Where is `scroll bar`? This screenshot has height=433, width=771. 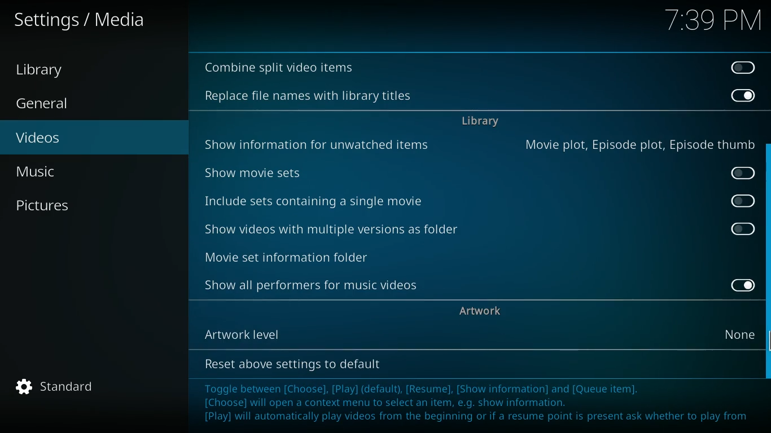
scroll bar is located at coordinates (767, 261).